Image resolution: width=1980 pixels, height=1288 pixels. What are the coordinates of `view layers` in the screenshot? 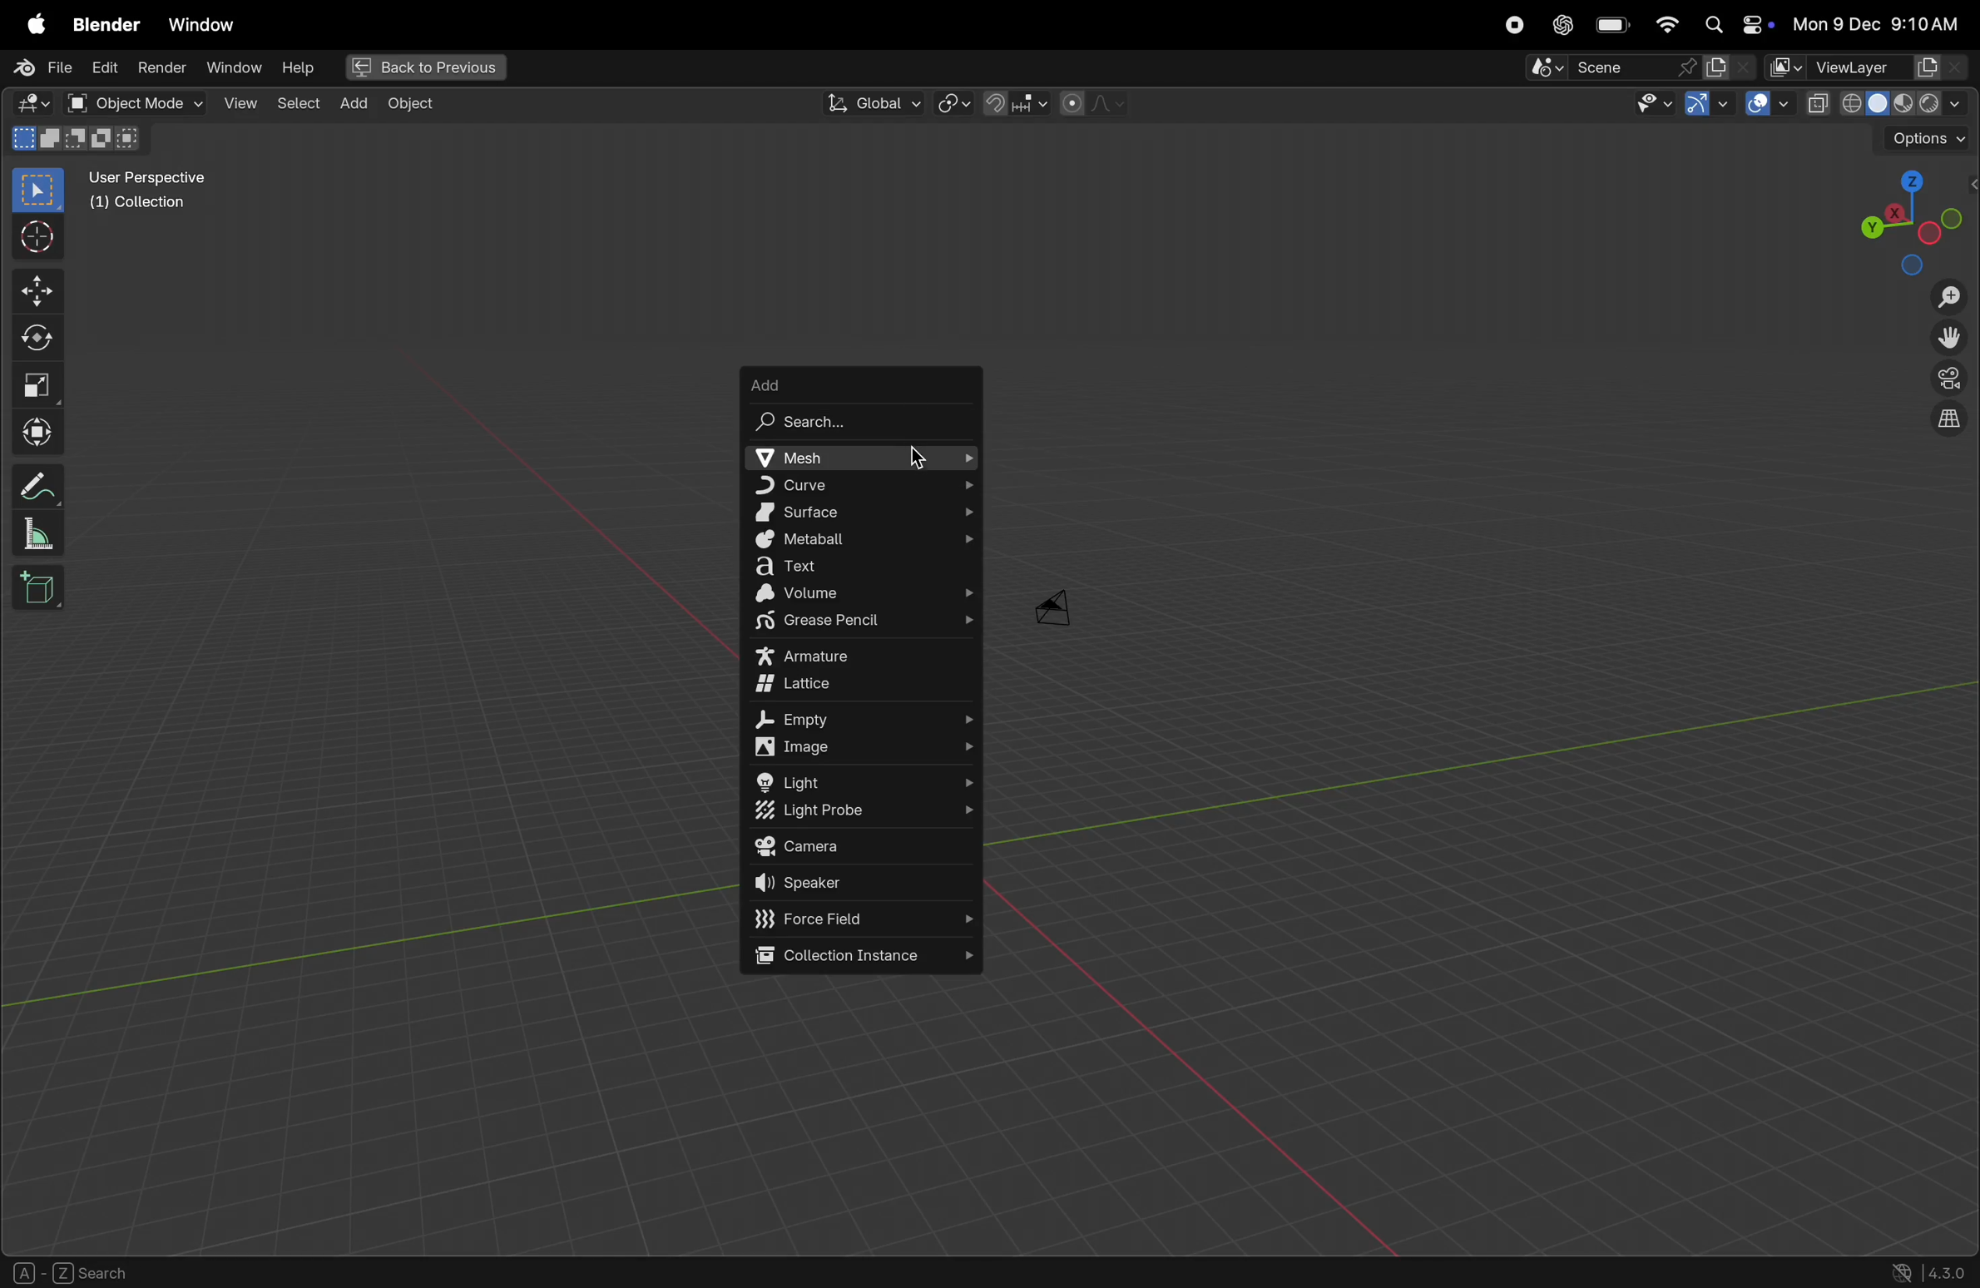 It's located at (1890, 67).